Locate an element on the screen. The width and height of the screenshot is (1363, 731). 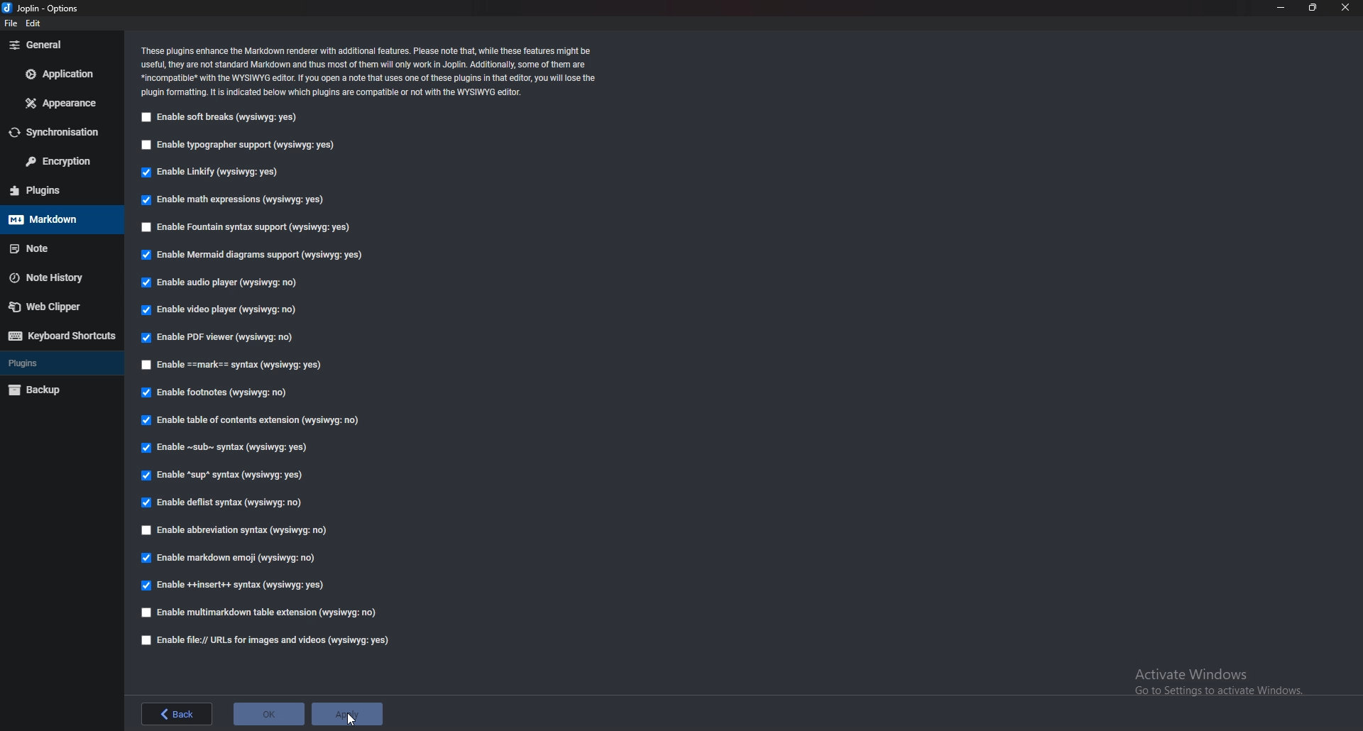
Webclipper is located at coordinates (56, 305).